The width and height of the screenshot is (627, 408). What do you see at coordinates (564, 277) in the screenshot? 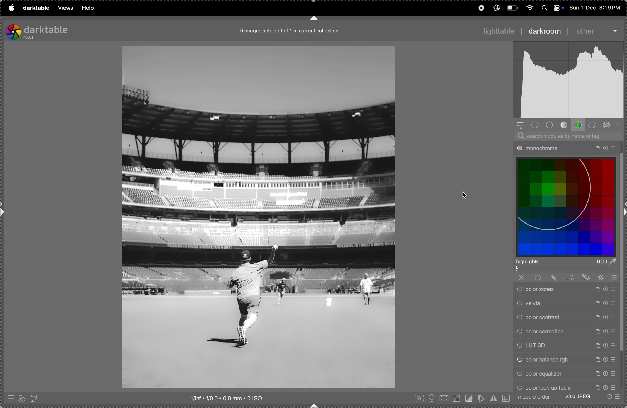
I see `close` at bounding box center [564, 277].